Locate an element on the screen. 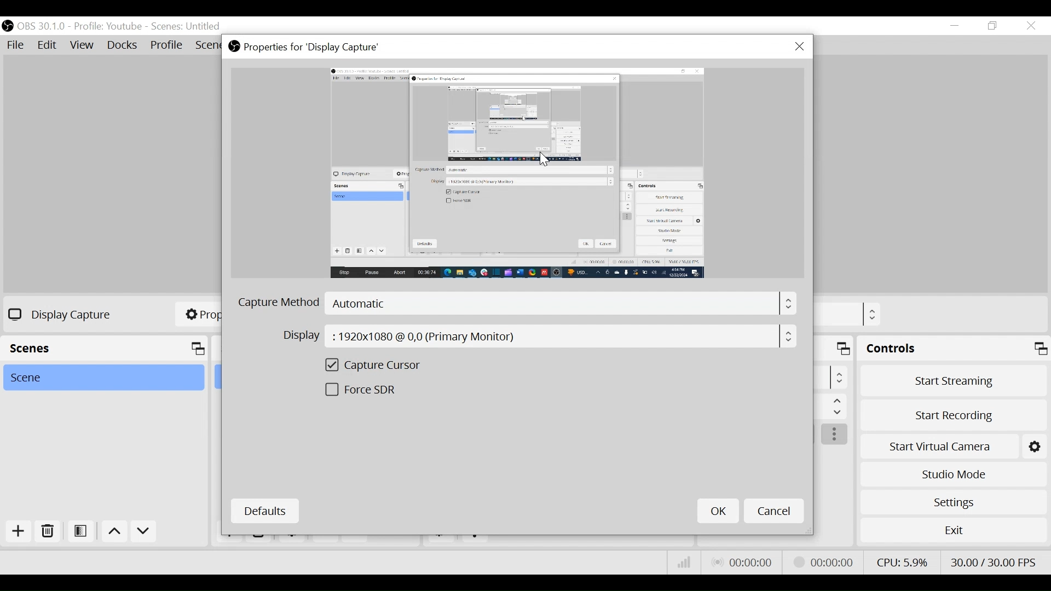  Scenes is located at coordinates (187, 27).